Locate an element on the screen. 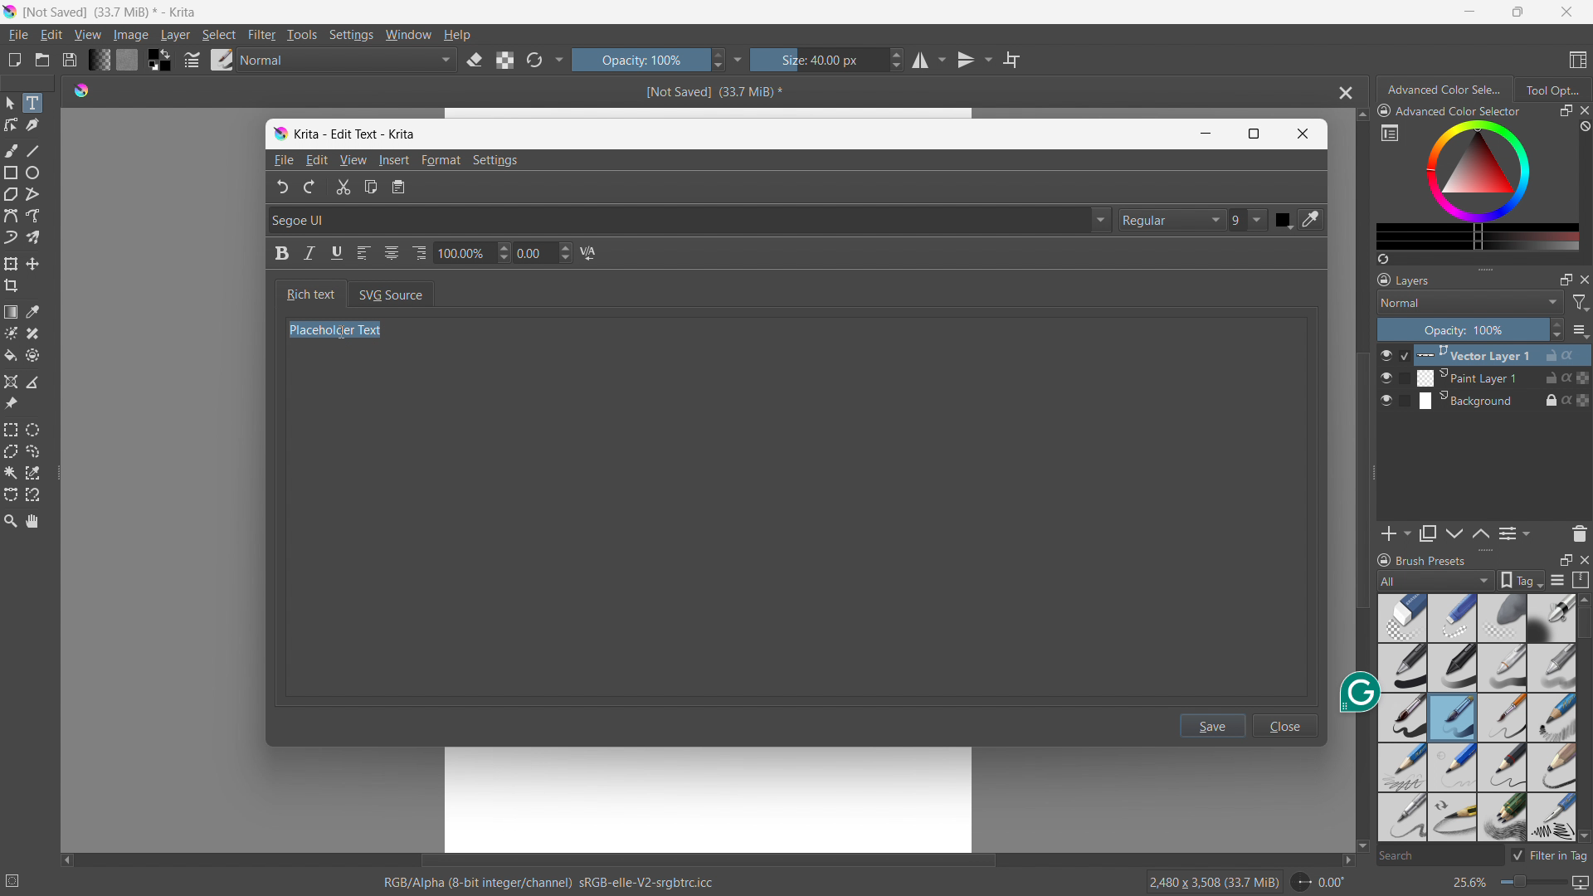 This screenshot has width=1593, height=896. more colors is located at coordinates (1478, 237).